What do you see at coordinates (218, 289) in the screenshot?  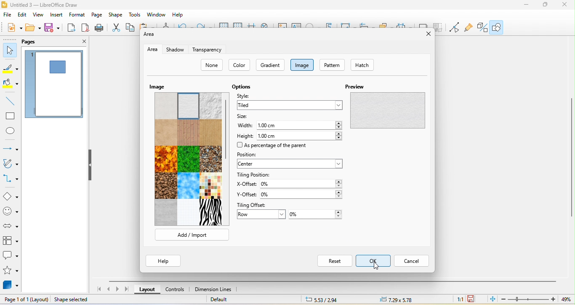 I see `dimension lines` at bounding box center [218, 289].